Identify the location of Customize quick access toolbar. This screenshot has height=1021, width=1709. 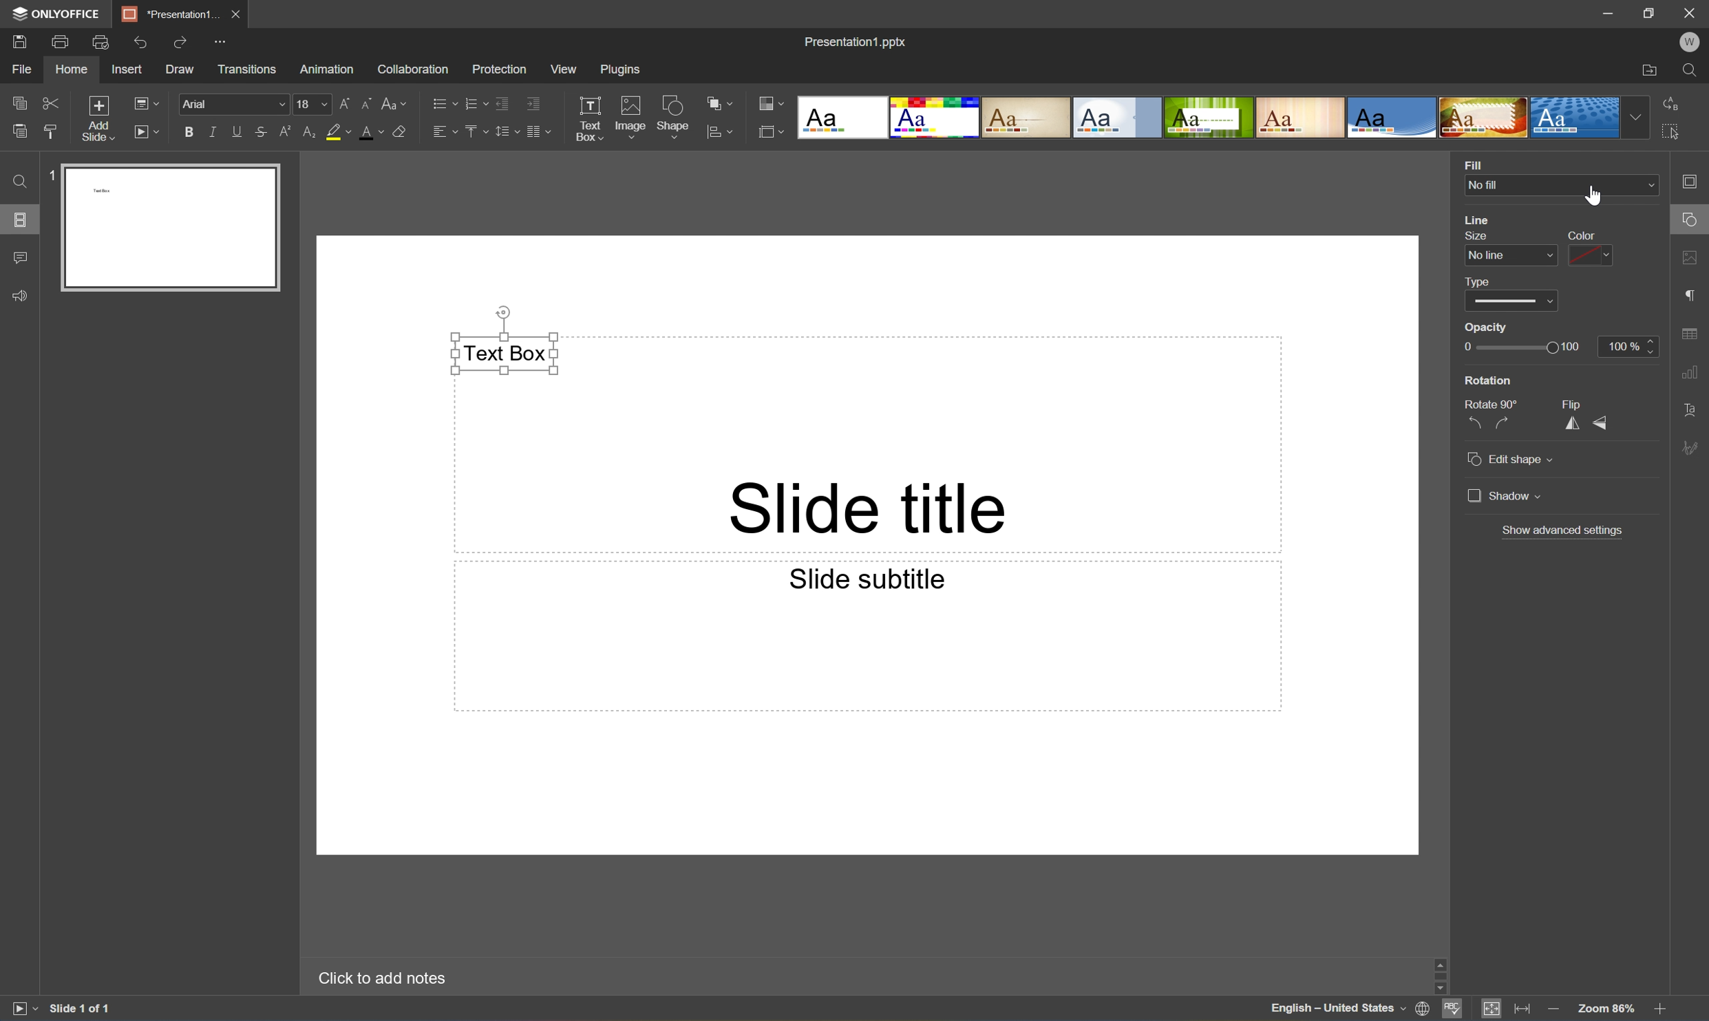
(221, 40).